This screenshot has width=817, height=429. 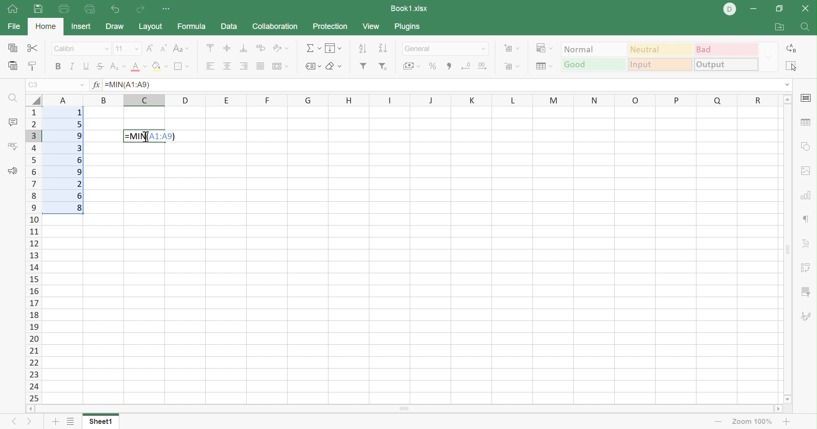 I want to click on Delete cells, so click(x=512, y=66).